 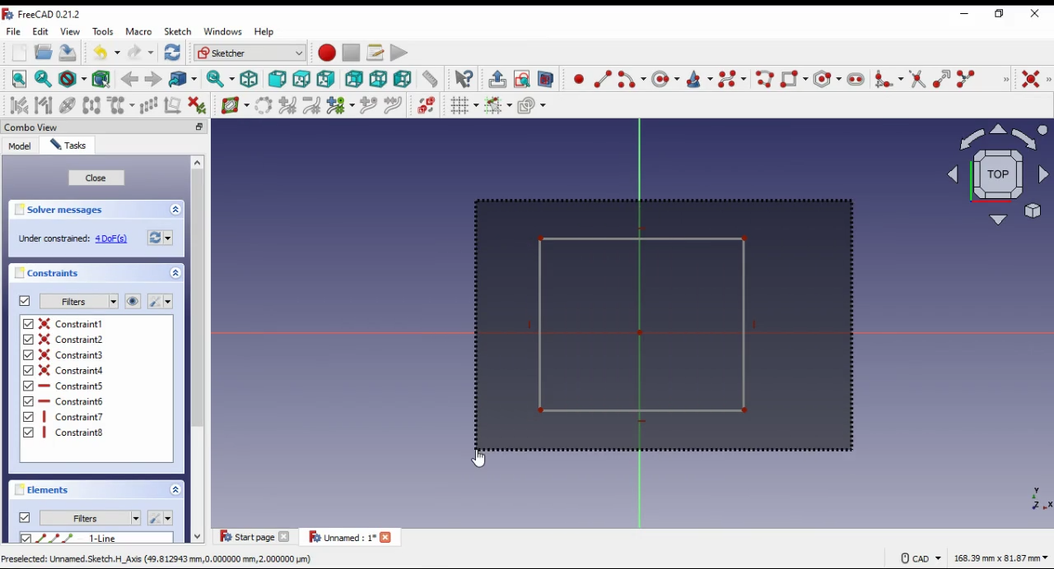 What do you see at coordinates (312, 105) in the screenshot?
I see `decrease bspline degree` at bounding box center [312, 105].